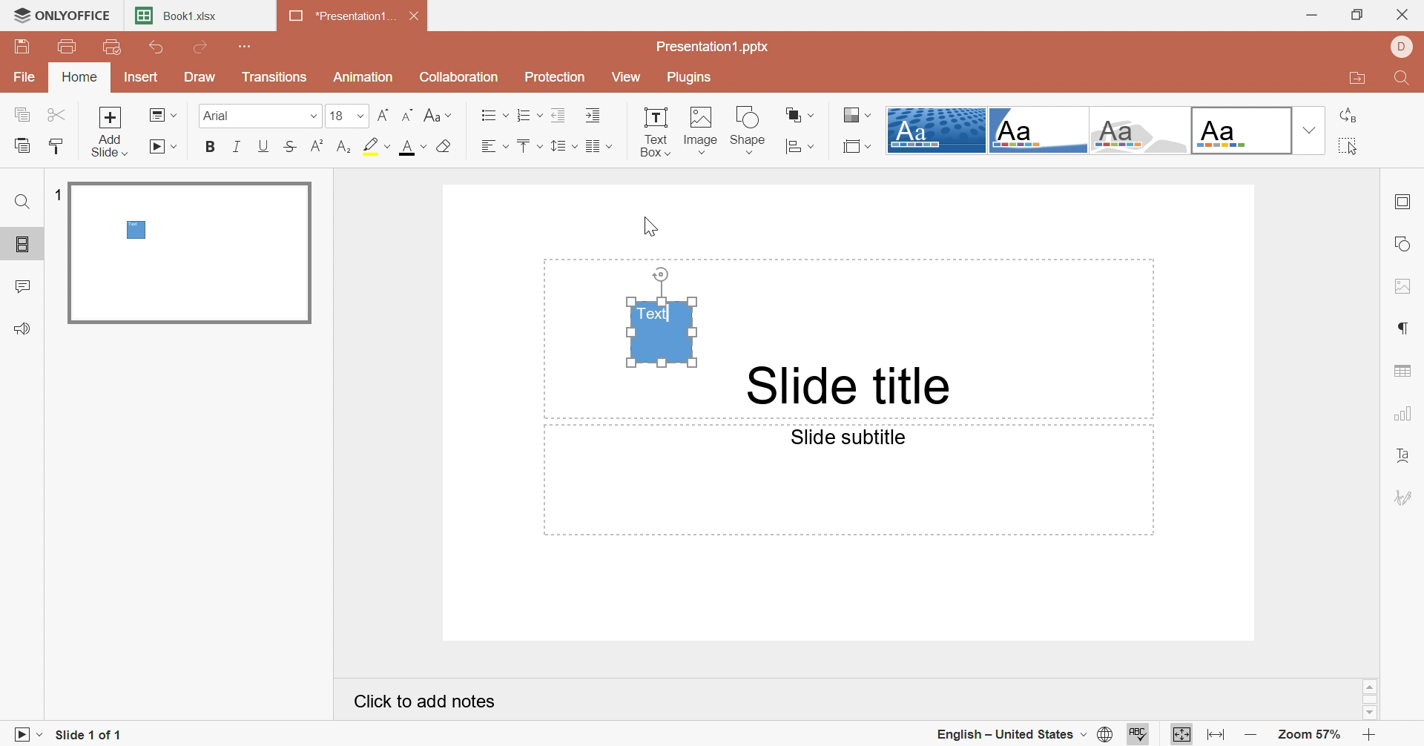  What do you see at coordinates (466, 79) in the screenshot?
I see `Collaboration` at bounding box center [466, 79].